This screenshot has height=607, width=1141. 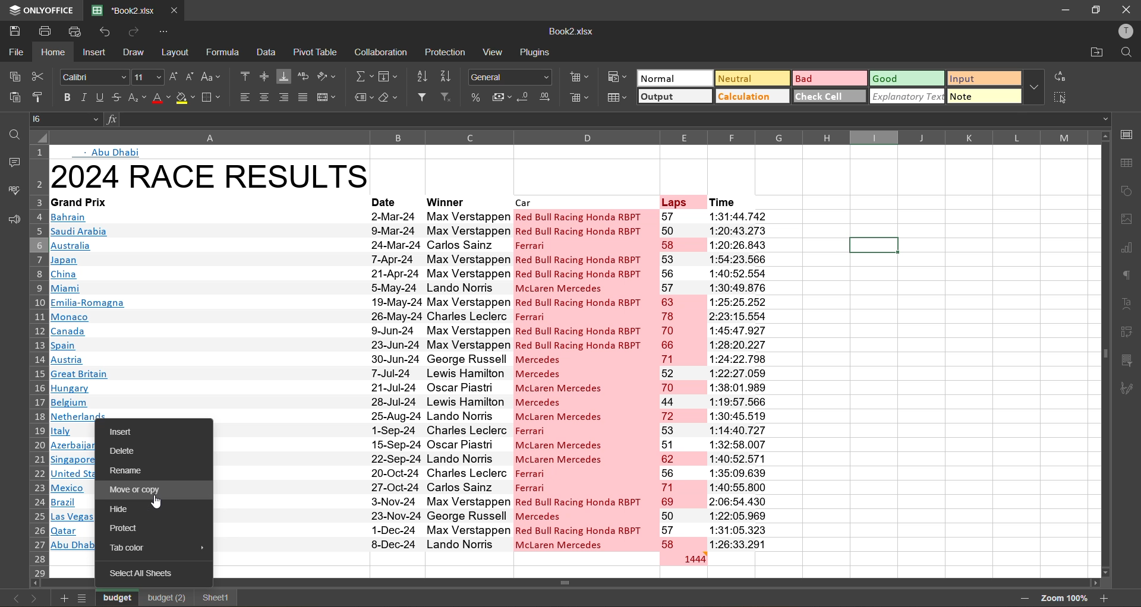 What do you see at coordinates (445, 53) in the screenshot?
I see `protection` at bounding box center [445, 53].